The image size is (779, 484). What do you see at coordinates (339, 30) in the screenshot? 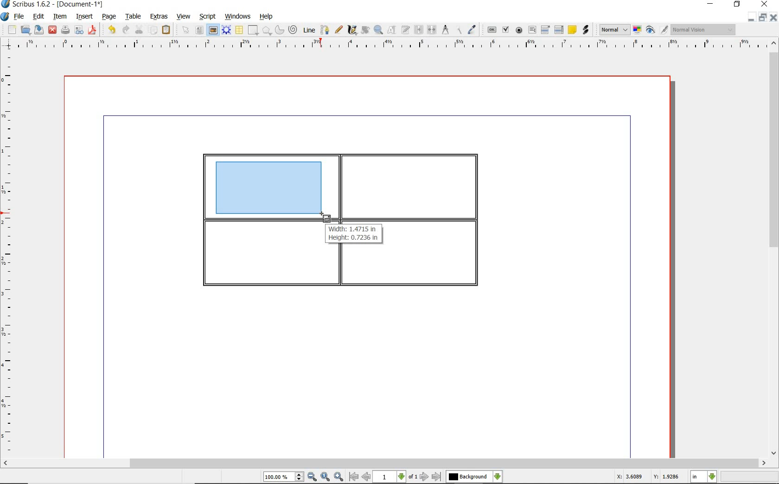
I see `freehand line` at bounding box center [339, 30].